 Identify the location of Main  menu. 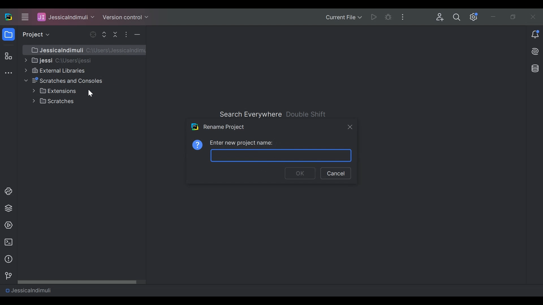
(24, 17).